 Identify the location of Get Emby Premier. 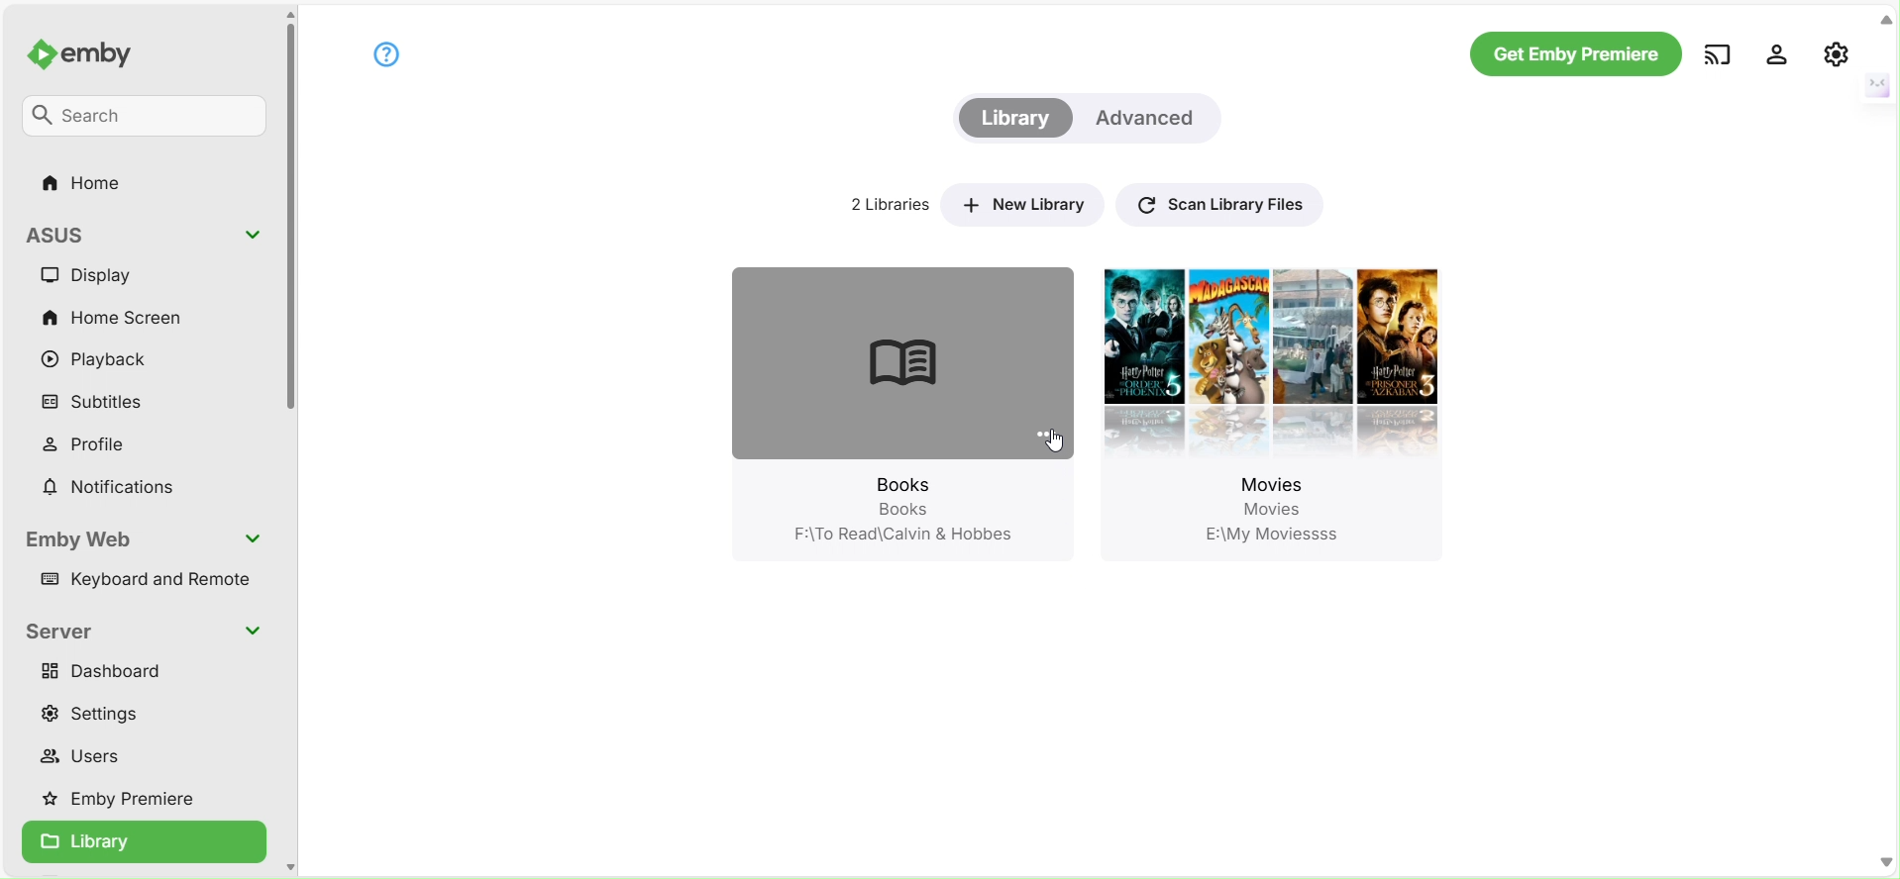
(1574, 54).